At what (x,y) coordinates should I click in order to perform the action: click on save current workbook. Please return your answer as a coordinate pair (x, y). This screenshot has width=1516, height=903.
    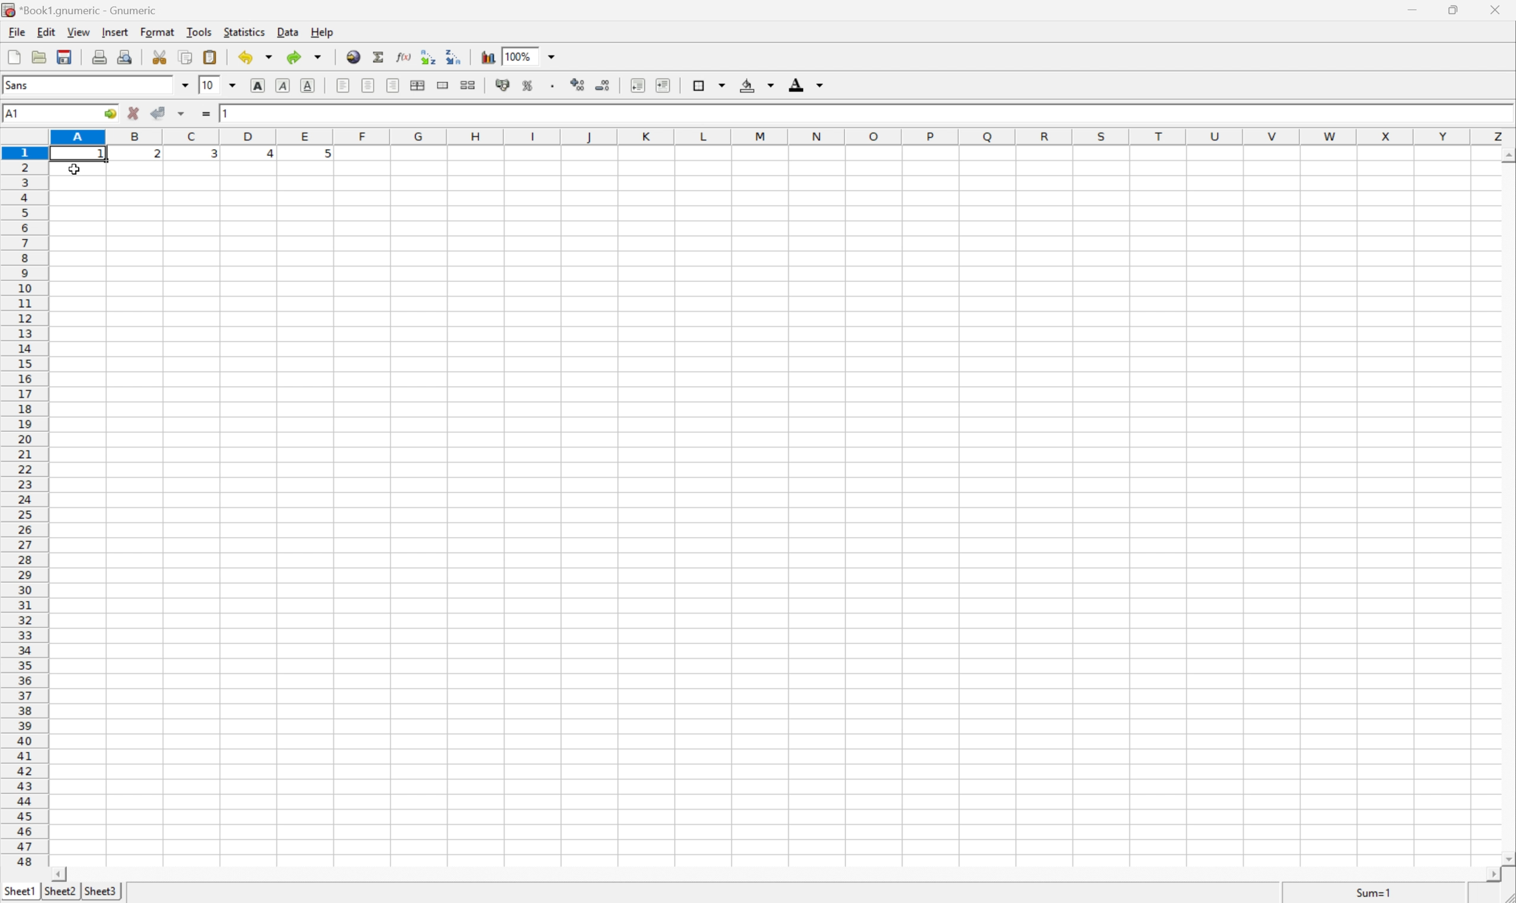
    Looking at the image, I should click on (65, 57).